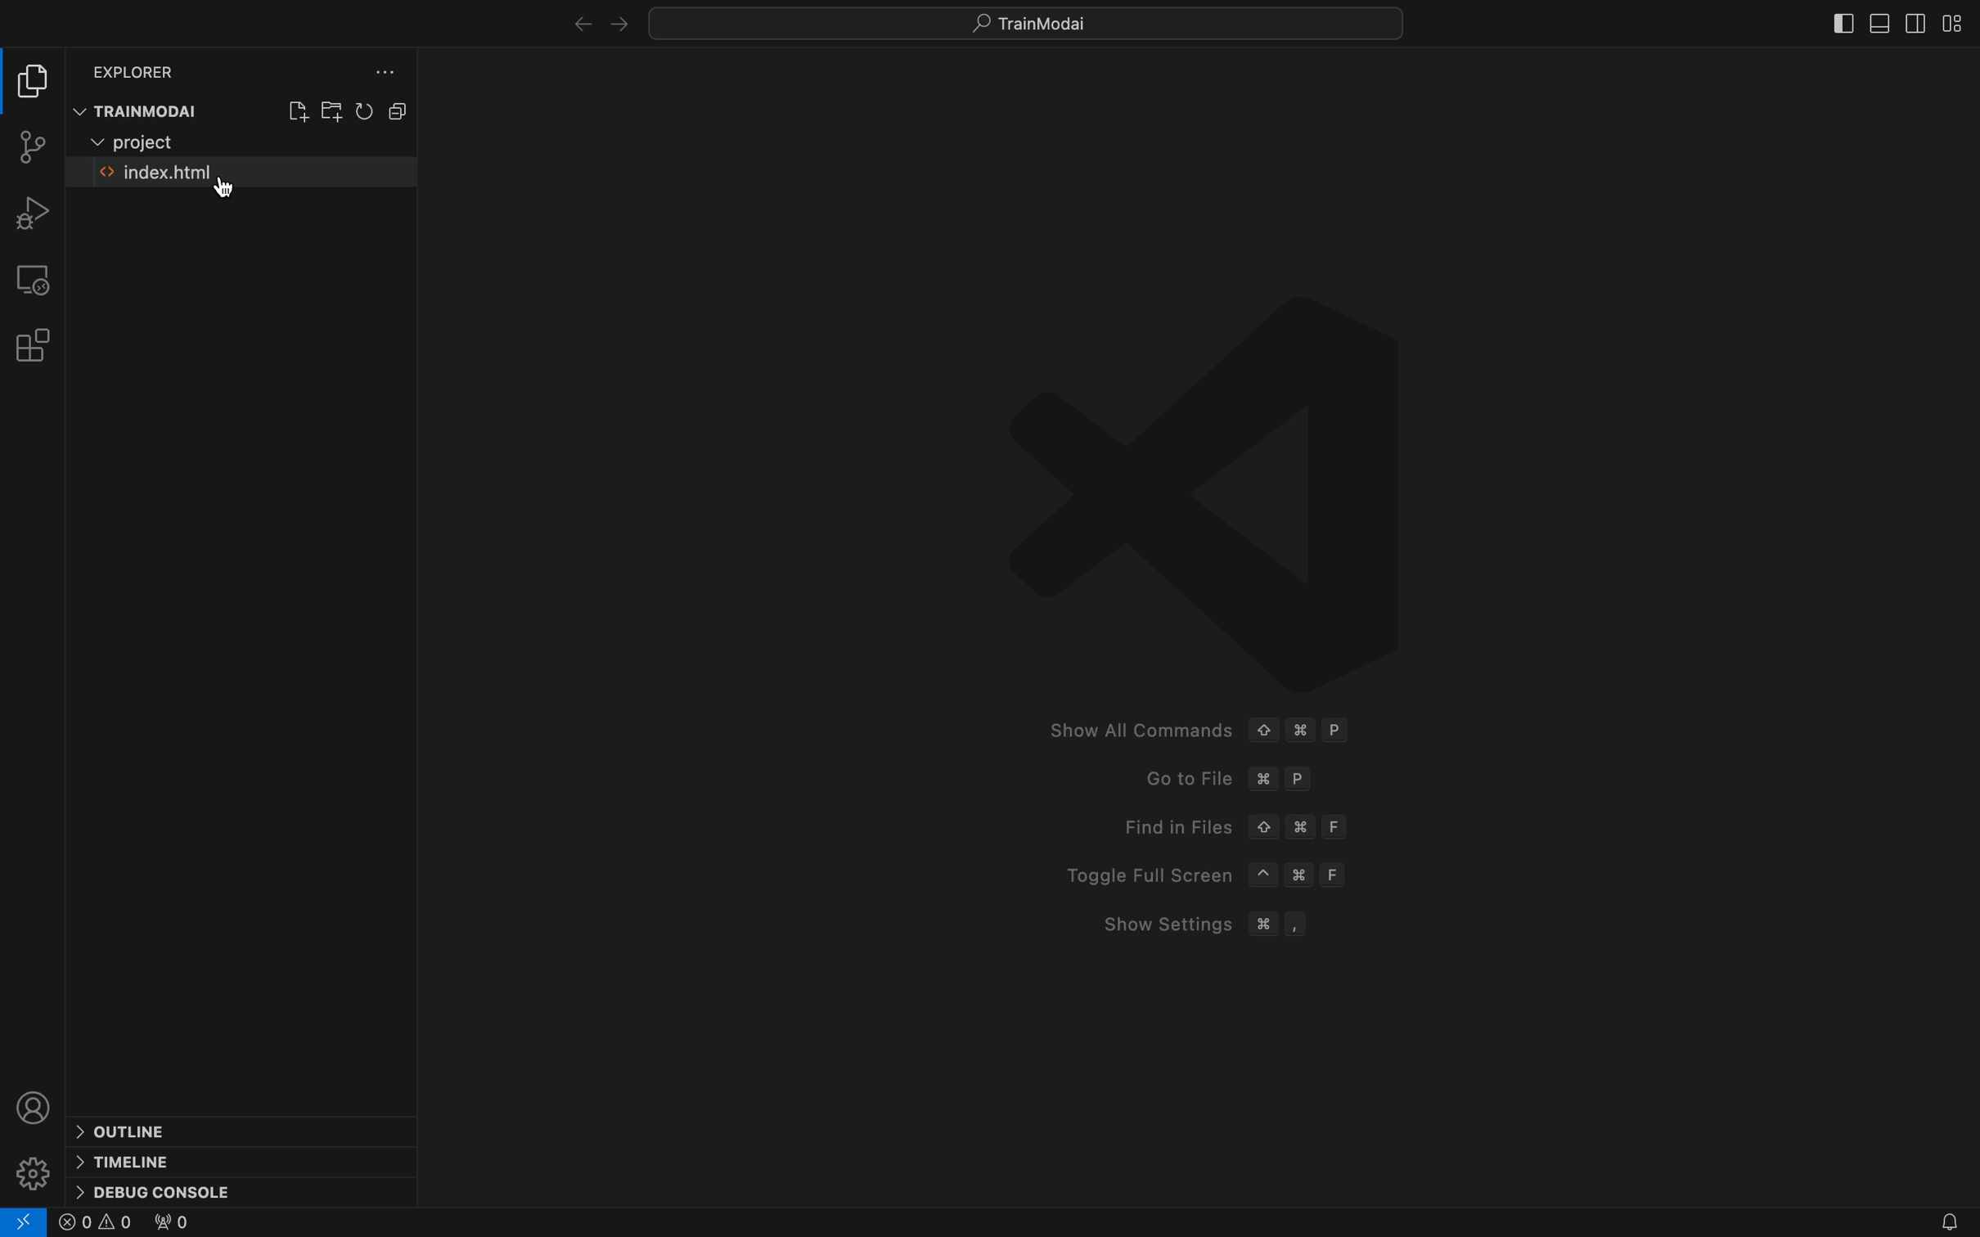  What do you see at coordinates (1222, 733) in the screenshot?
I see `SHow All` at bounding box center [1222, 733].